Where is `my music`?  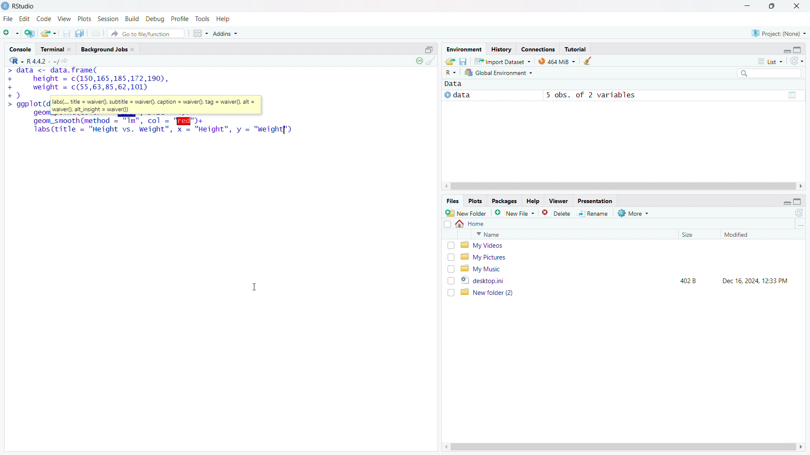
my music is located at coordinates (629, 268).